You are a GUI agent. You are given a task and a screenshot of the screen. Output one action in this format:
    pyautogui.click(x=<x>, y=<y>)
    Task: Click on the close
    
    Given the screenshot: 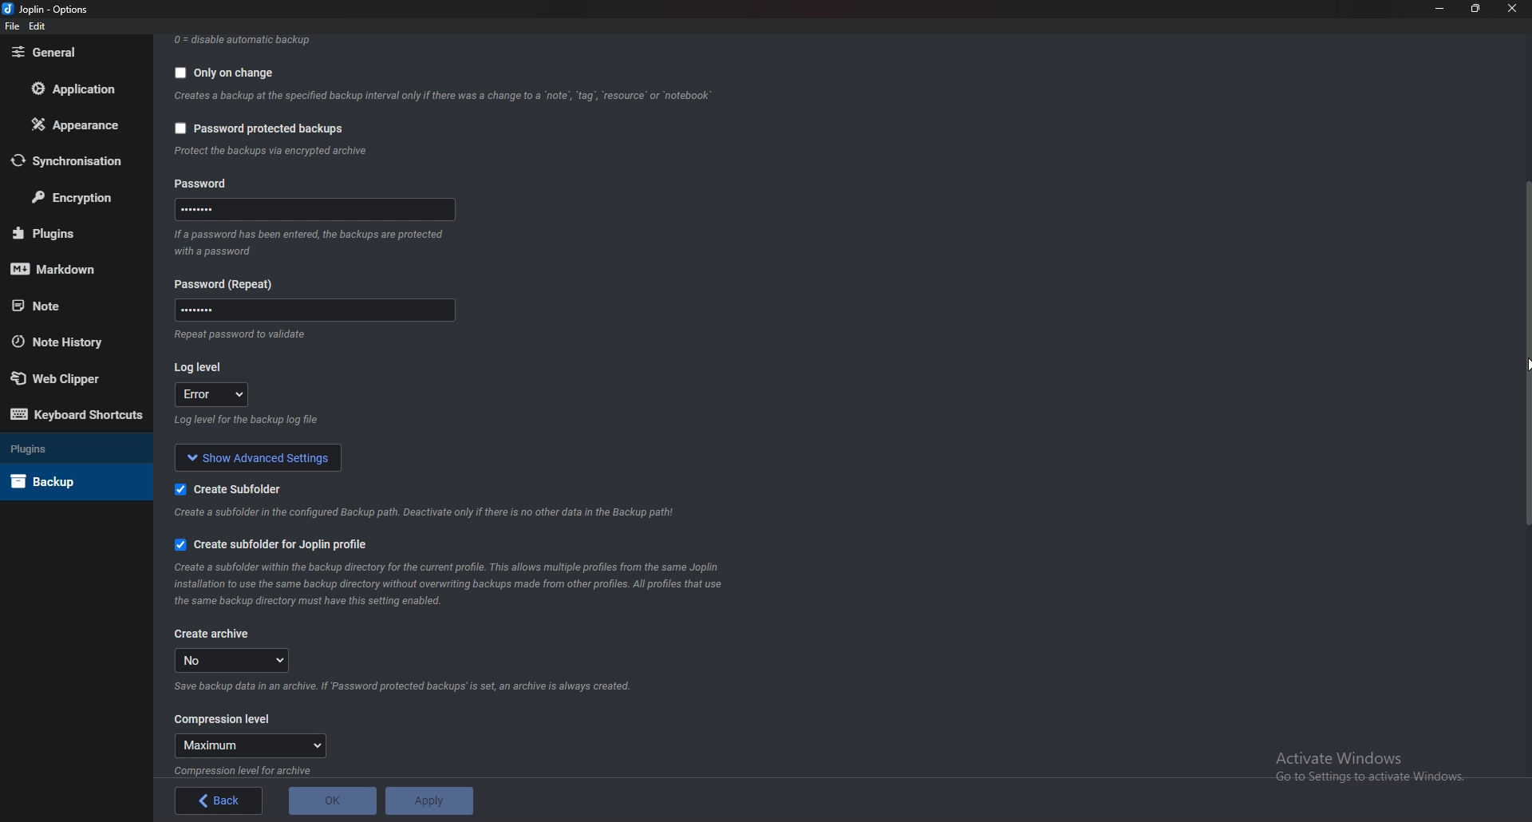 What is the action you would take?
    pyautogui.click(x=1510, y=9)
    